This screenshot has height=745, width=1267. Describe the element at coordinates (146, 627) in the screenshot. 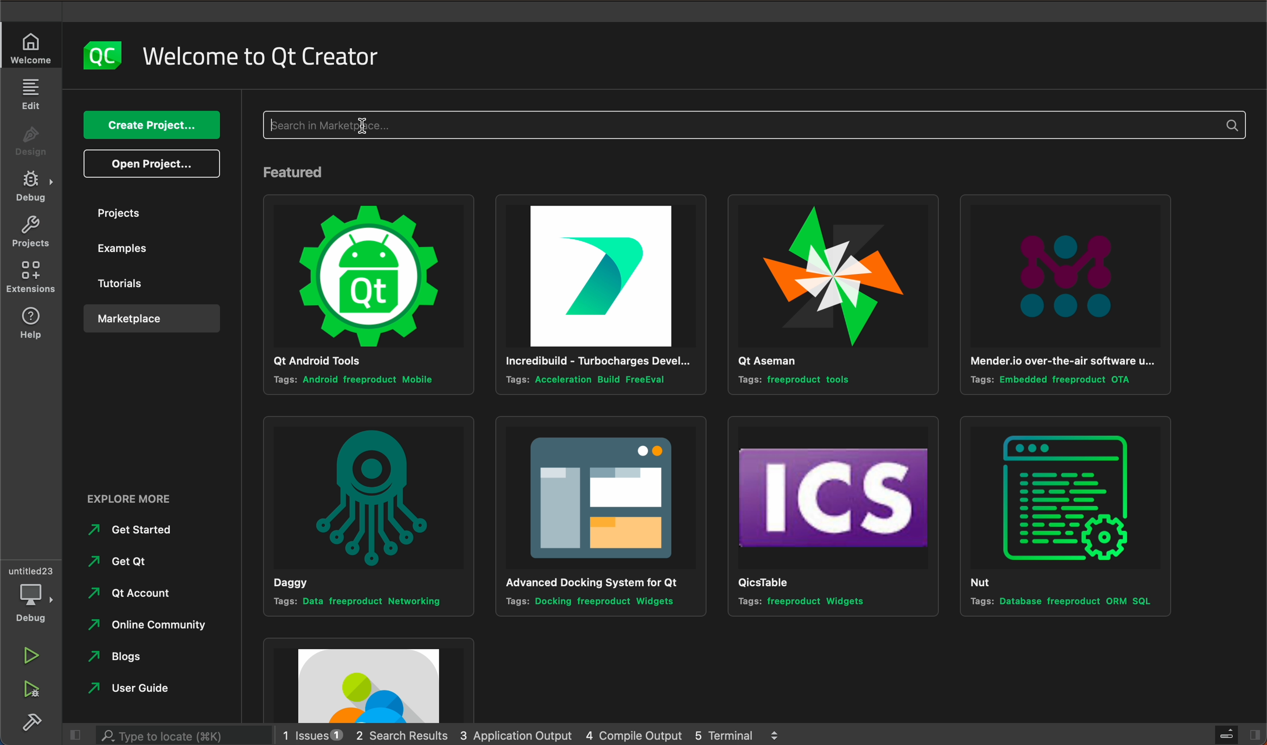

I see `` at that location.